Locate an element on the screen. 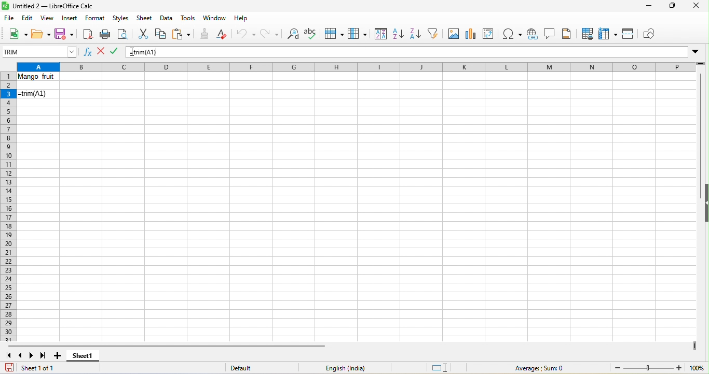 This screenshot has height=374, width=709. sort ascending is located at coordinates (397, 35).